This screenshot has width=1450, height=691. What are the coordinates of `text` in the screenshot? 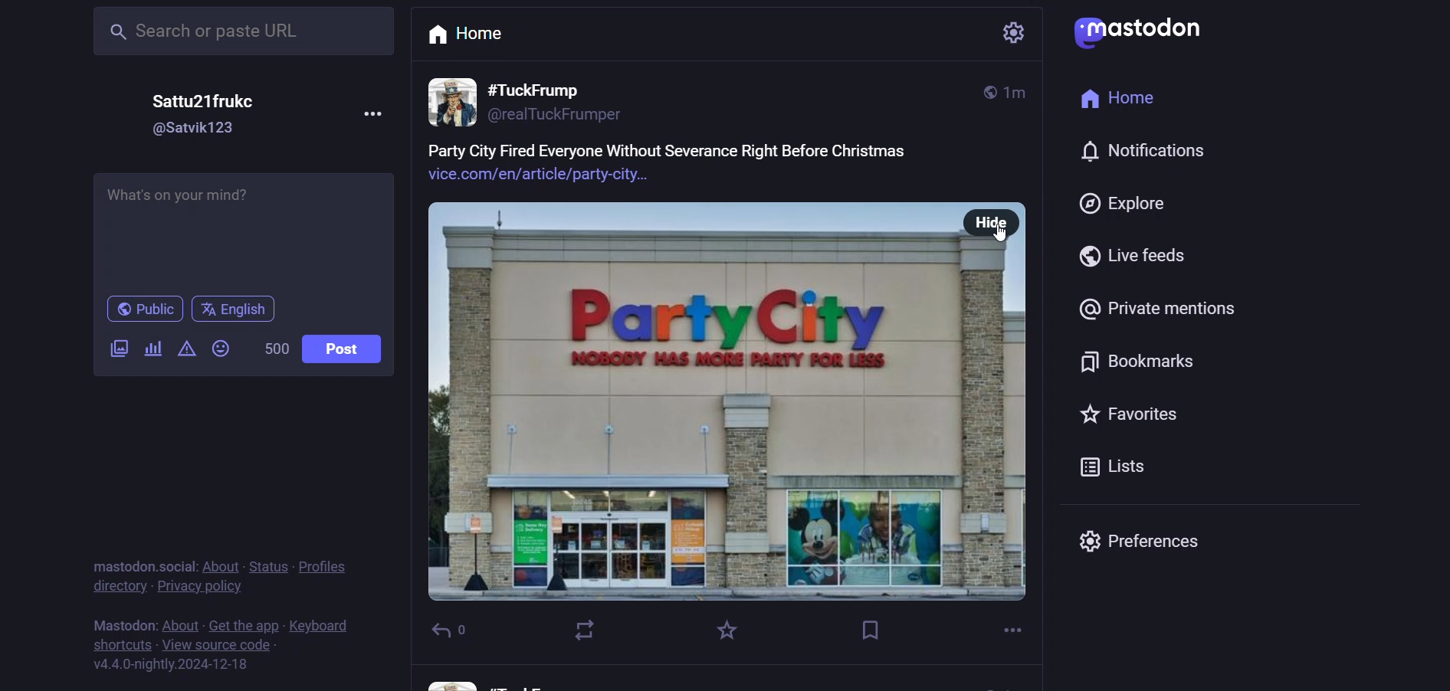 It's located at (120, 620).